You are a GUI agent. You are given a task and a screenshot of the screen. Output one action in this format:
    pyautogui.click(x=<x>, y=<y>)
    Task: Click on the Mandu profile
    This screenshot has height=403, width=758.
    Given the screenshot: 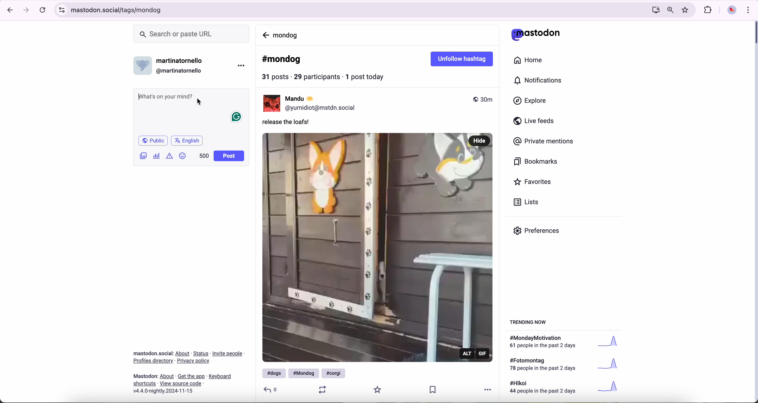 What is the action you would take?
    pyautogui.click(x=270, y=103)
    